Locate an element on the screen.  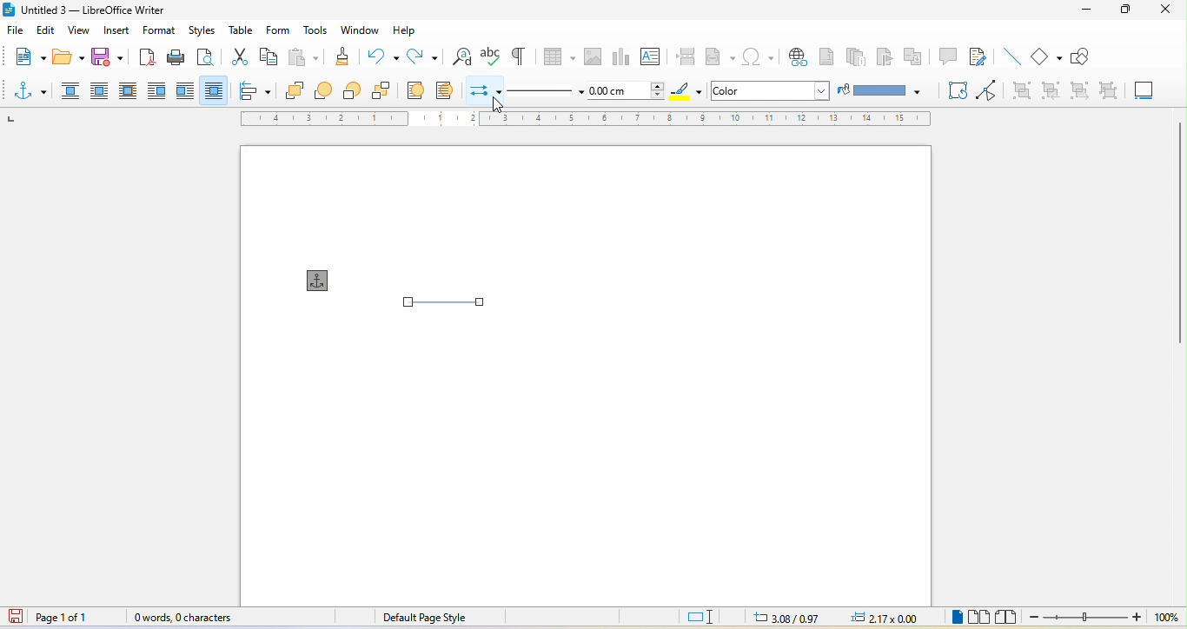
bookmark is located at coordinates (882, 54).